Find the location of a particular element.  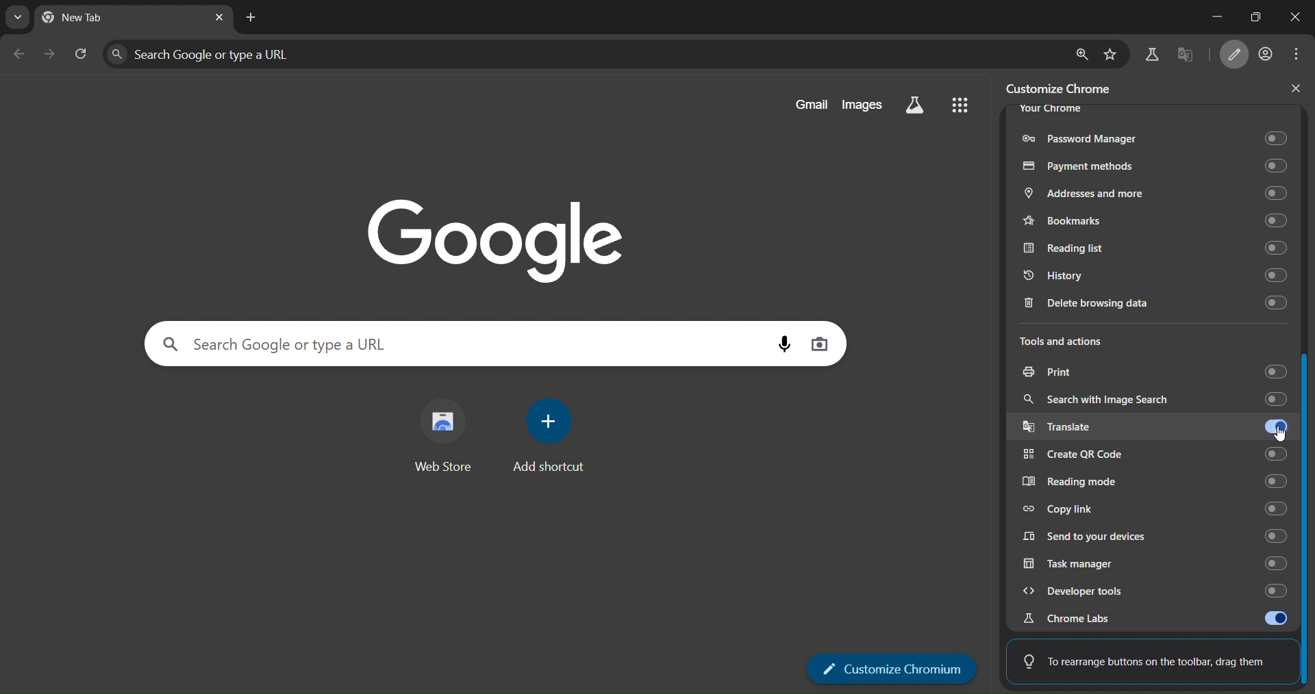

search panel is located at coordinates (579, 54).